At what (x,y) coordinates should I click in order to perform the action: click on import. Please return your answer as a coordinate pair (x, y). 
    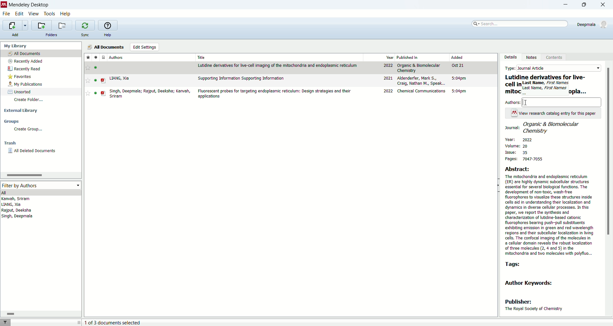
    Looking at the image, I should click on (15, 25).